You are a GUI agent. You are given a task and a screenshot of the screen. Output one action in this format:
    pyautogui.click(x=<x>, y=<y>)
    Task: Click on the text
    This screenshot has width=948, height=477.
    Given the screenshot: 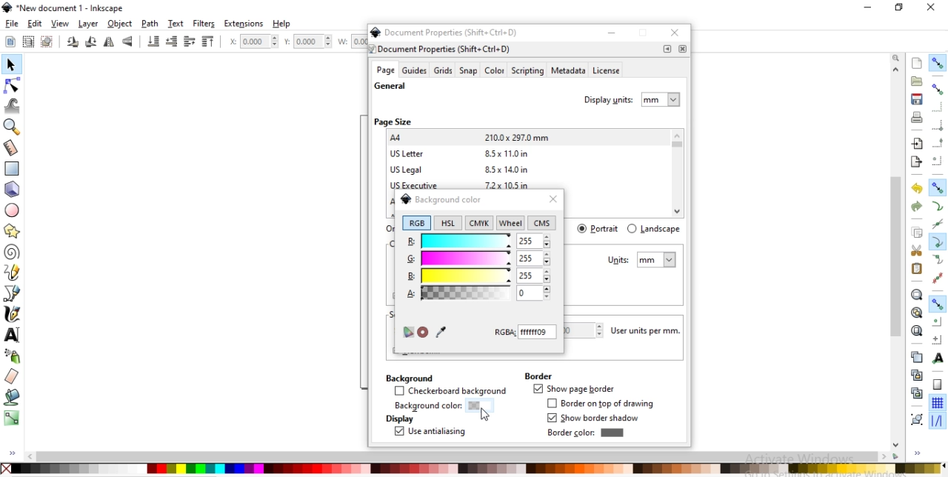 What is the action you would take?
    pyautogui.click(x=177, y=24)
    